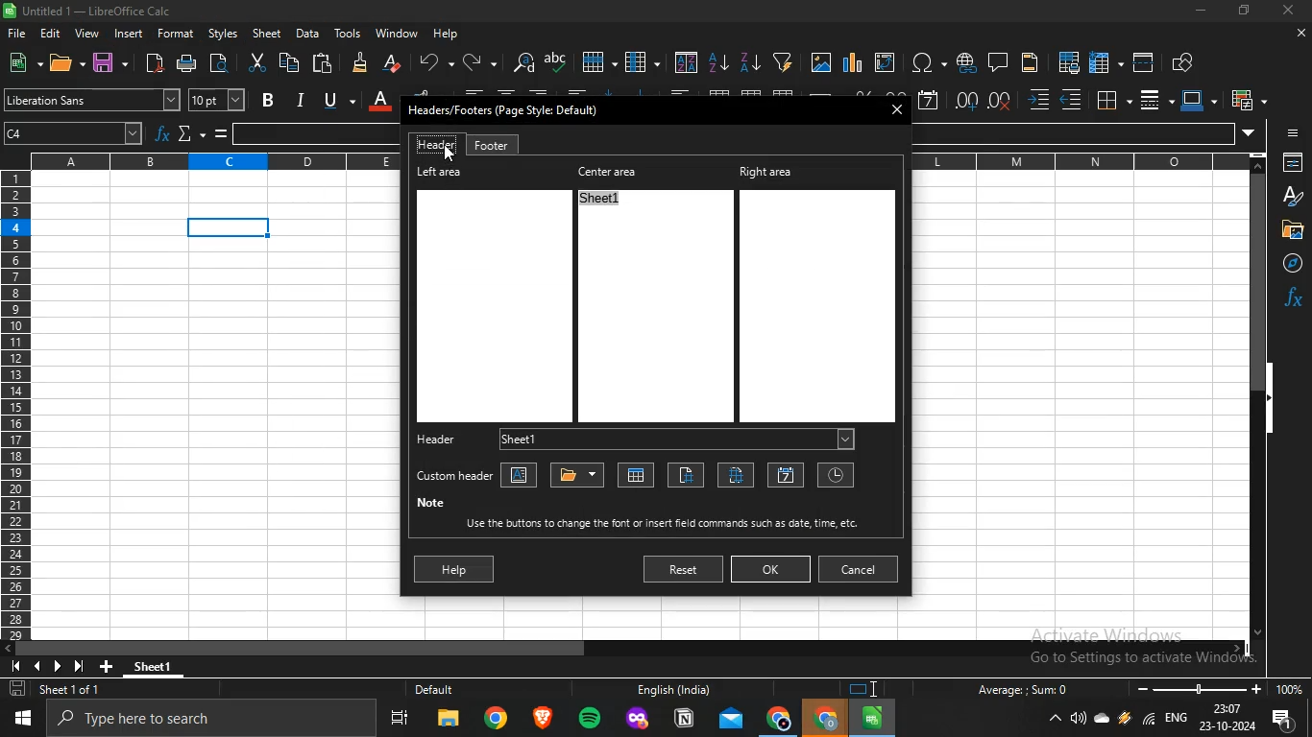 The height and width of the screenshot is (737, 1312). What do you see at coordinates (90, 11) in the screenshot?
I see `Untitled 1 — LibreOffice Calc` at bounding box center [90, 11].